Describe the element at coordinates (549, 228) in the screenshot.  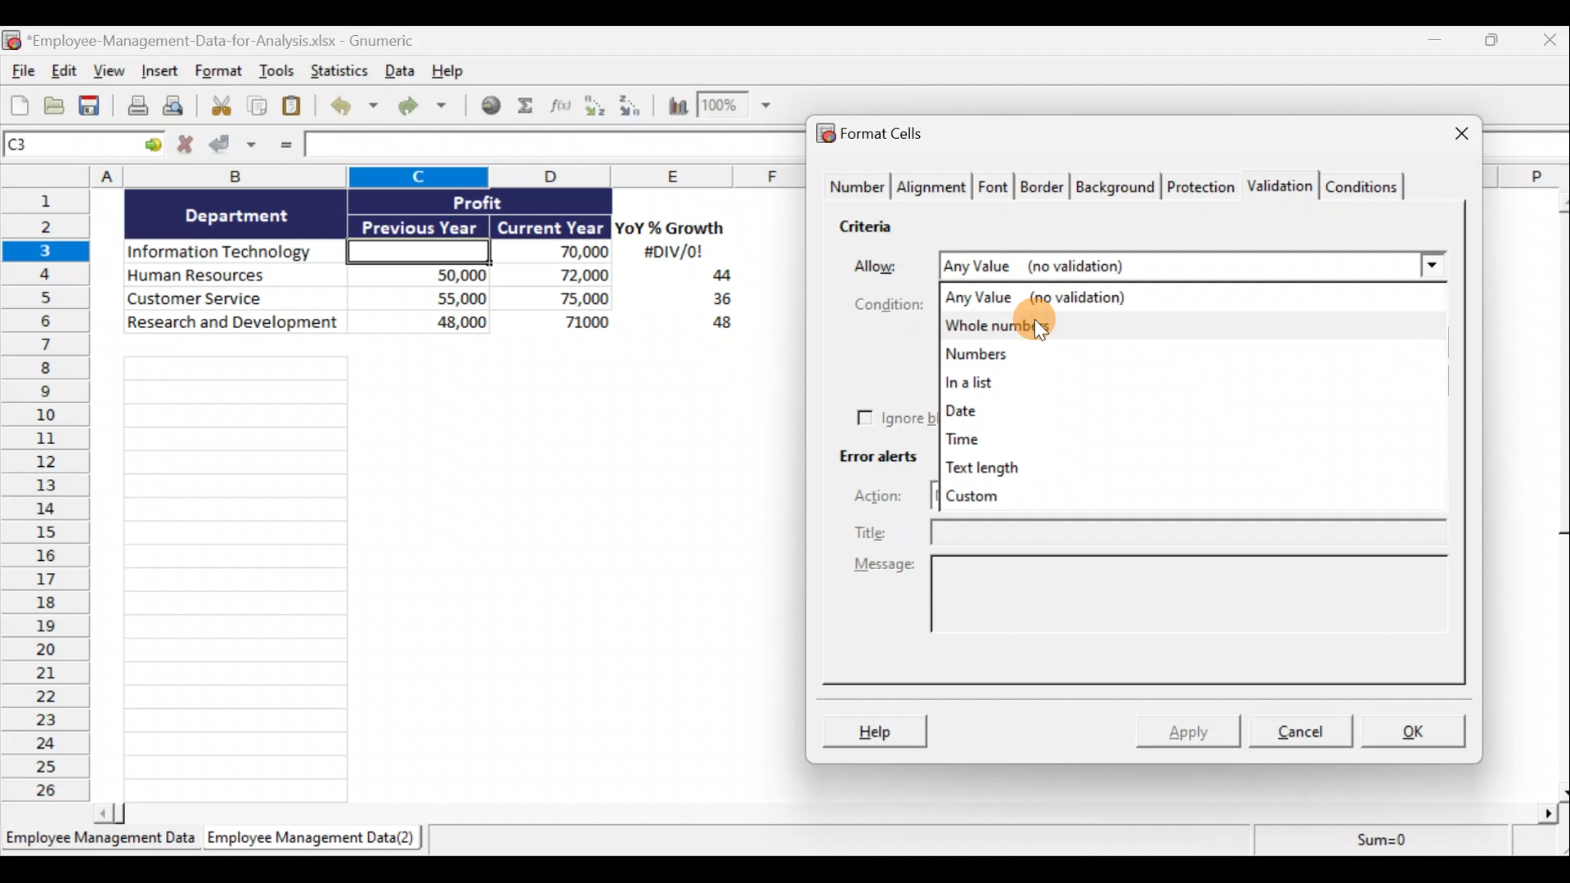
I see `Current Year` at that location.